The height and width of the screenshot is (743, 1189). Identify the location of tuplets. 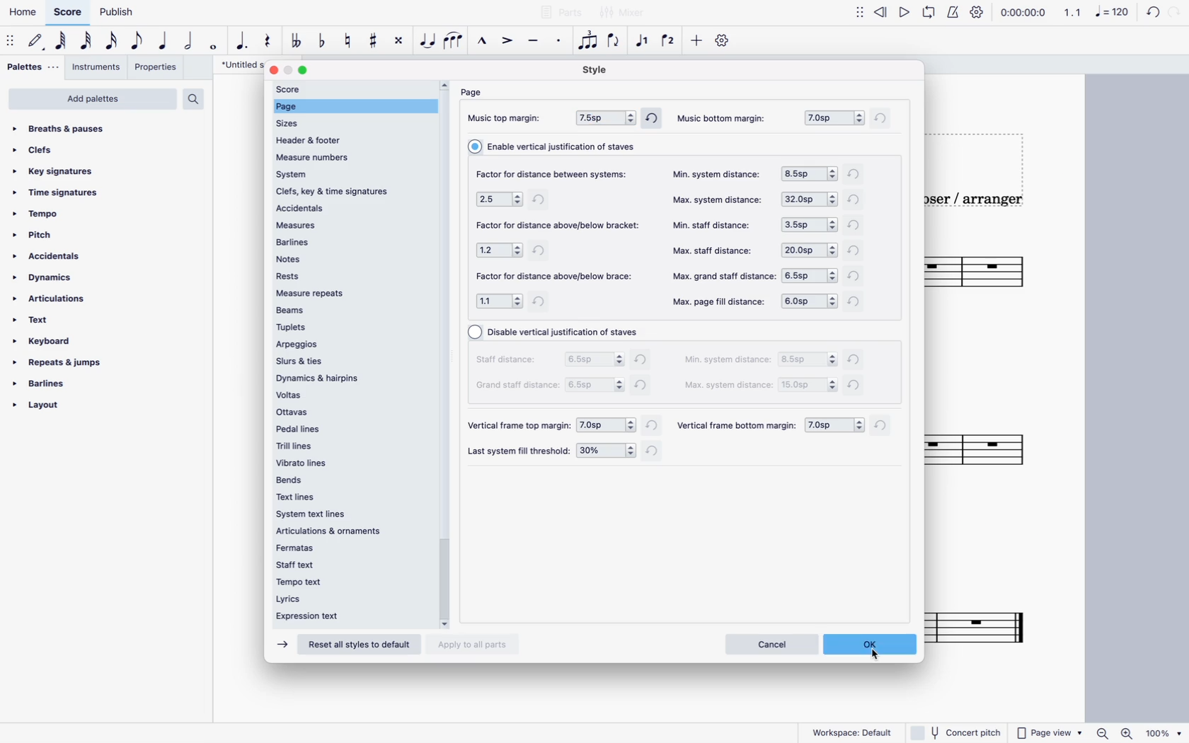
(350, 328).